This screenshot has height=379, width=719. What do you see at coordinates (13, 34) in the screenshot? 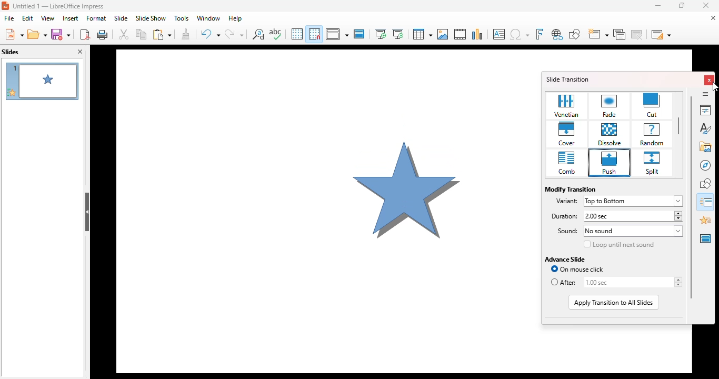
I see `new` at bounding box center [13, 34].